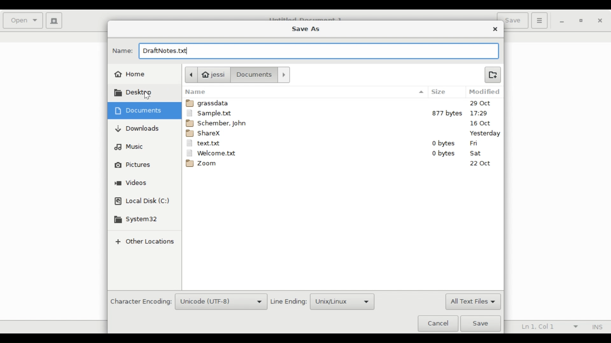 The image size is (611, 343). What do you see at coordinates (138, 220) in the screenshot?
I see `System32` at bounding box center [138, 220].